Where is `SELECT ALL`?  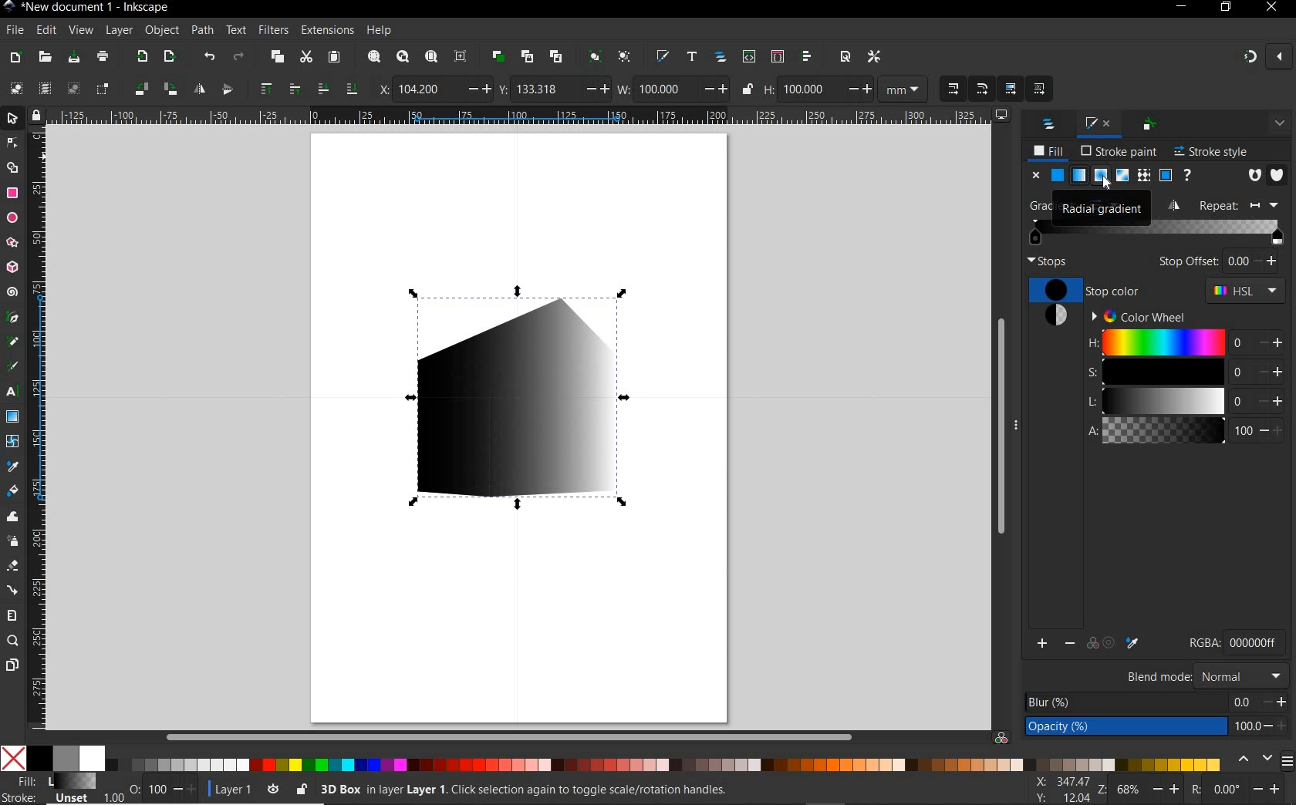 SELECT ALL is located at coordinates (15, 86).